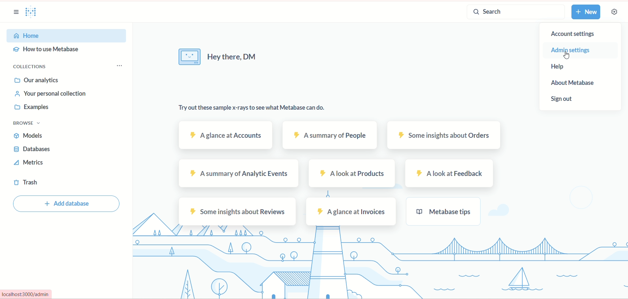 Image resolution: width=628 pixels, height=299 pixels. I want to click on help, so click(564, 67).